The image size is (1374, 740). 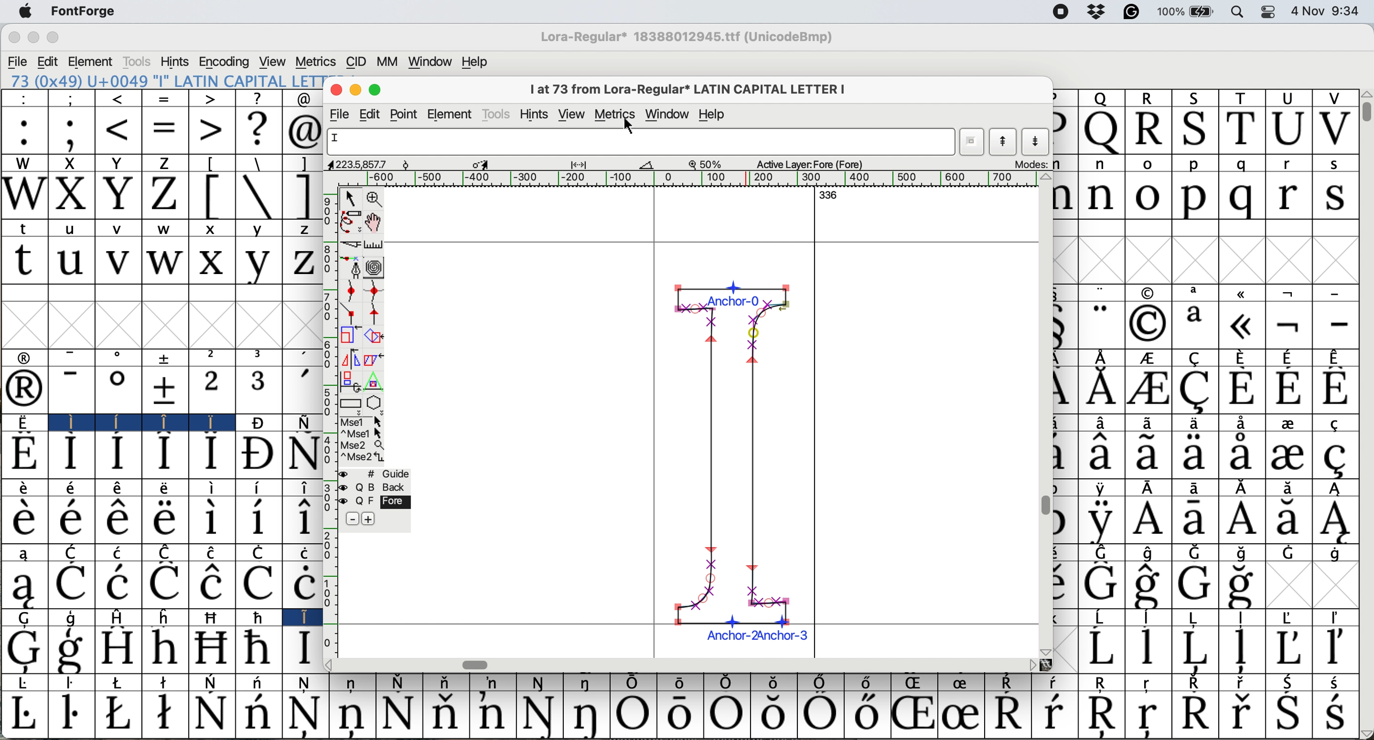 I want to click on Symbol, so click(x=1154, y=488).